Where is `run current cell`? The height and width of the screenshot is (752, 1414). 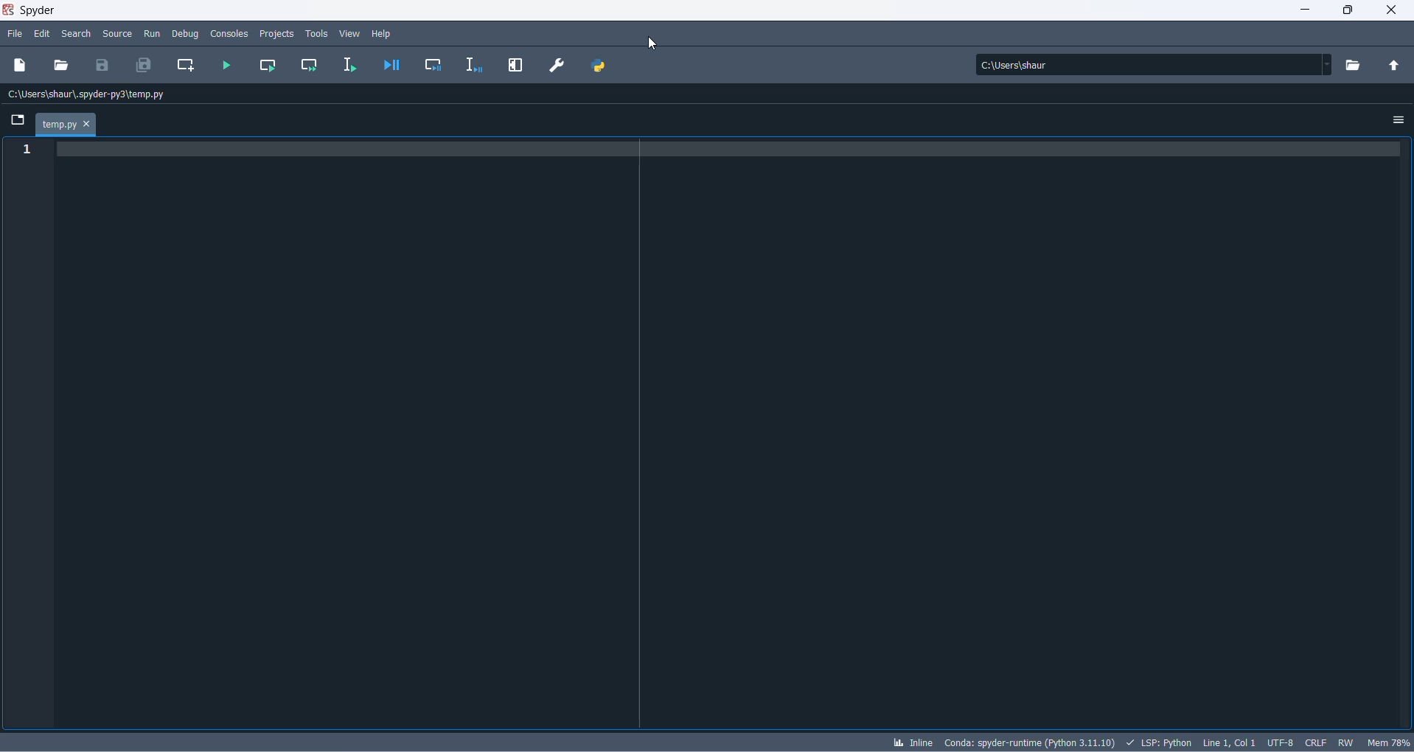
run current cell is located at coordinates (265, 66).